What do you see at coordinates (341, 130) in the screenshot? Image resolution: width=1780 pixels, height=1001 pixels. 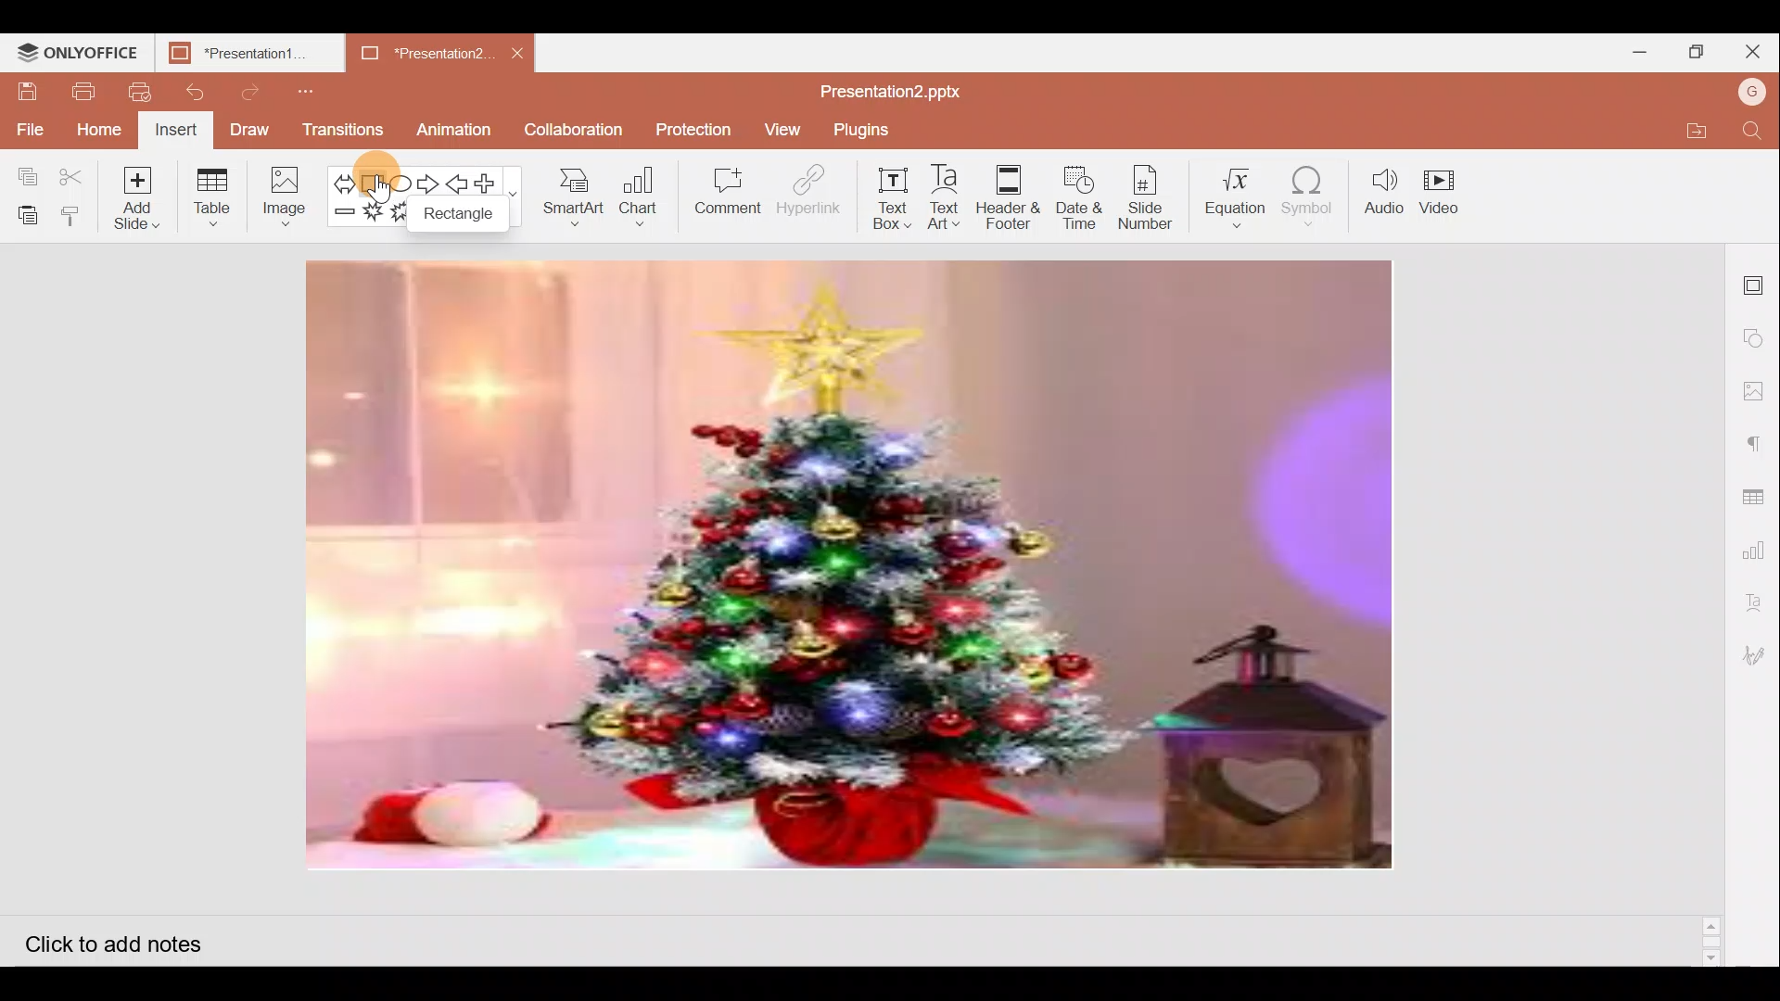 I see `Transitions` at bounding box center [341, 130].